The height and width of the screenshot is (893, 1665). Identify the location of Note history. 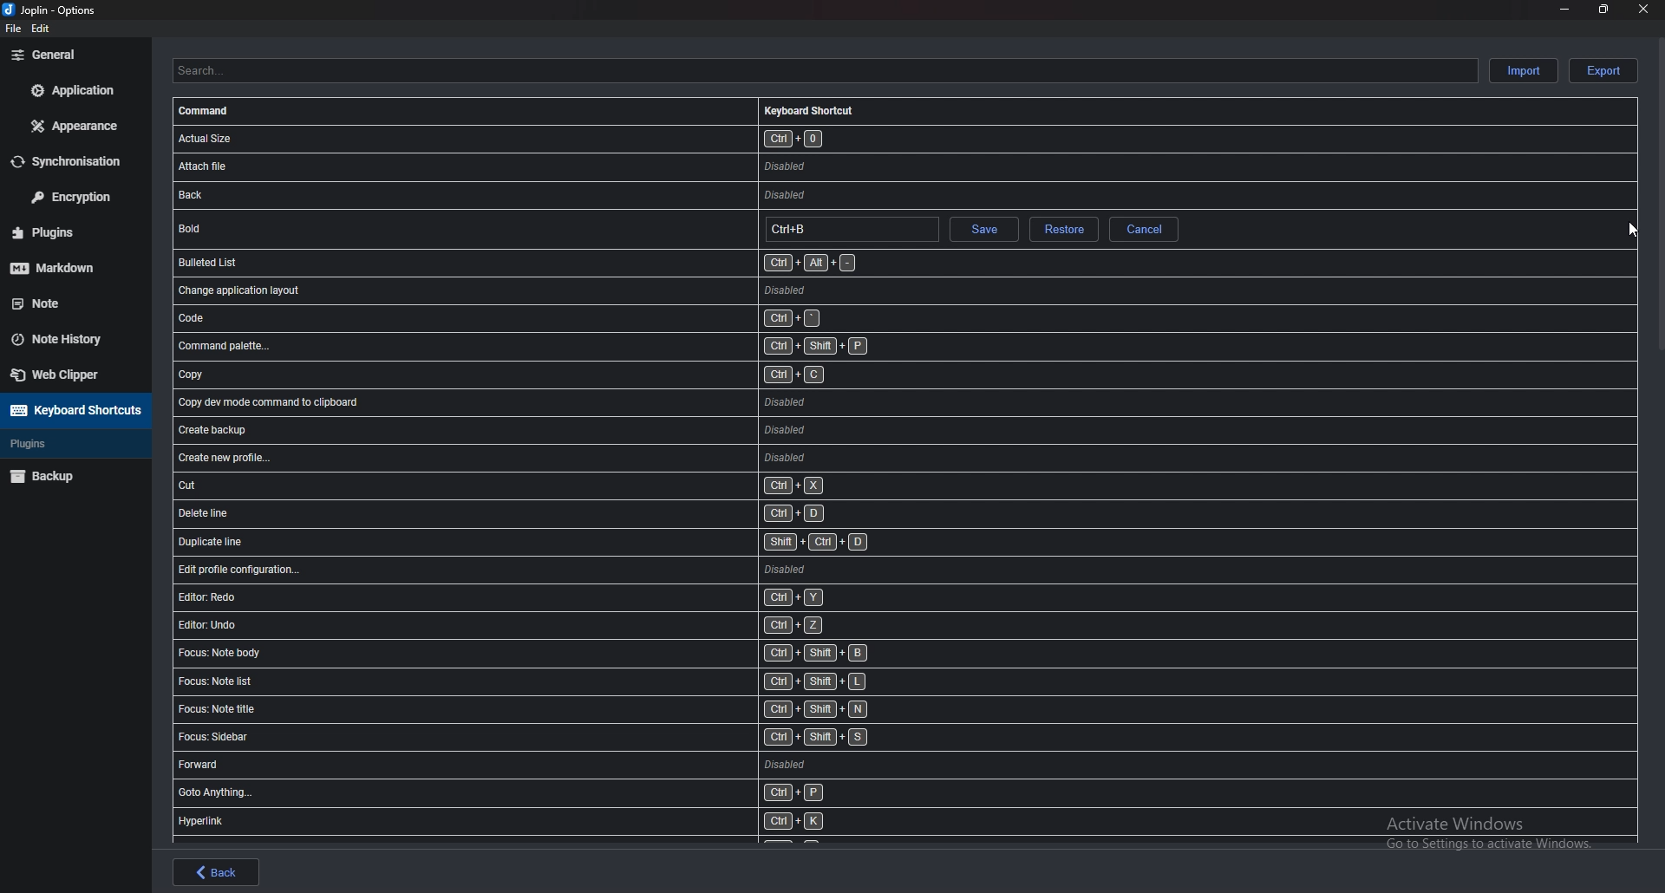
(71, 339).